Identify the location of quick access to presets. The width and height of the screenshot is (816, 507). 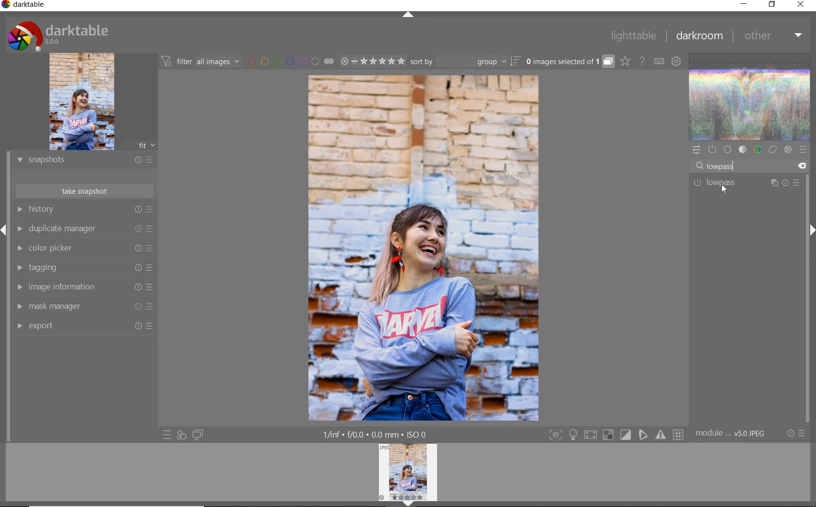
(168, 434).